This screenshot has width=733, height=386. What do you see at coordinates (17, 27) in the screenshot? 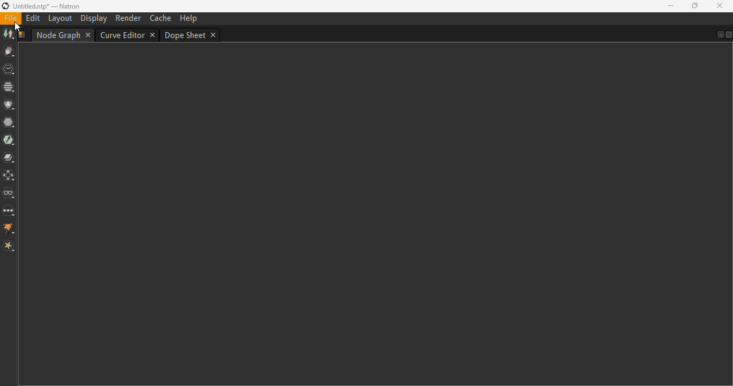
I see `cursor` at bounding box center [17, 27].